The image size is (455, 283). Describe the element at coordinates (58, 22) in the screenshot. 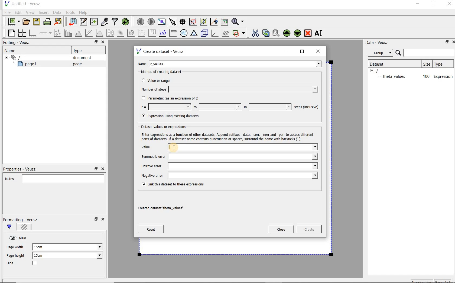

I see `Export to graphics format` at that location.